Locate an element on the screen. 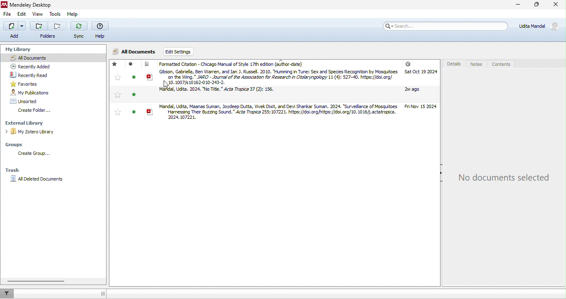 The image size is (566, 299). unsorted is located at coordinates (29, 101).